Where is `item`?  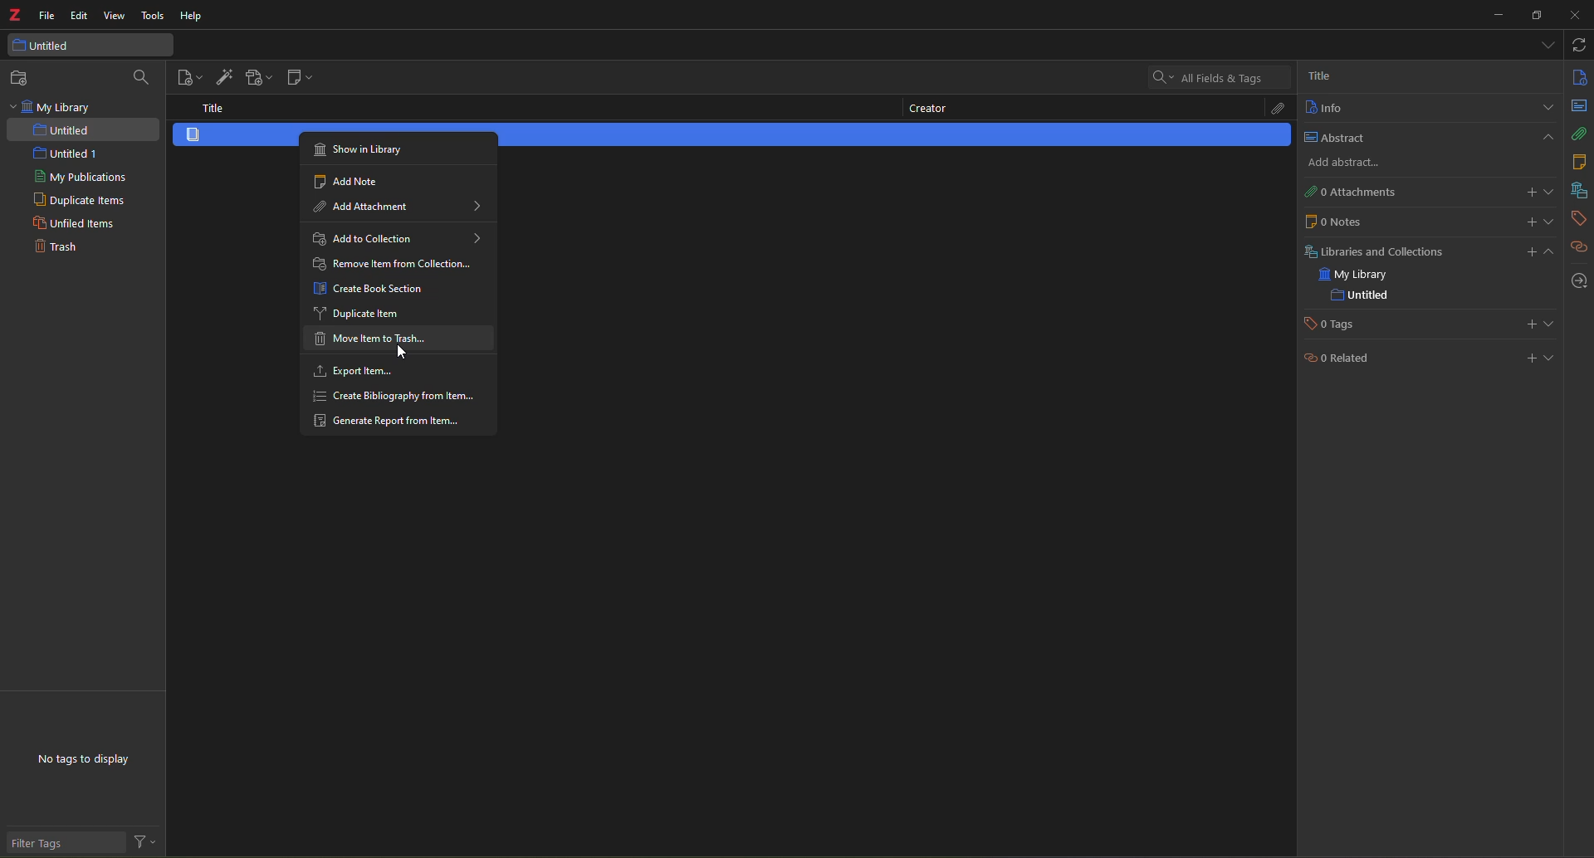 item is located at coordinates (218, 135).